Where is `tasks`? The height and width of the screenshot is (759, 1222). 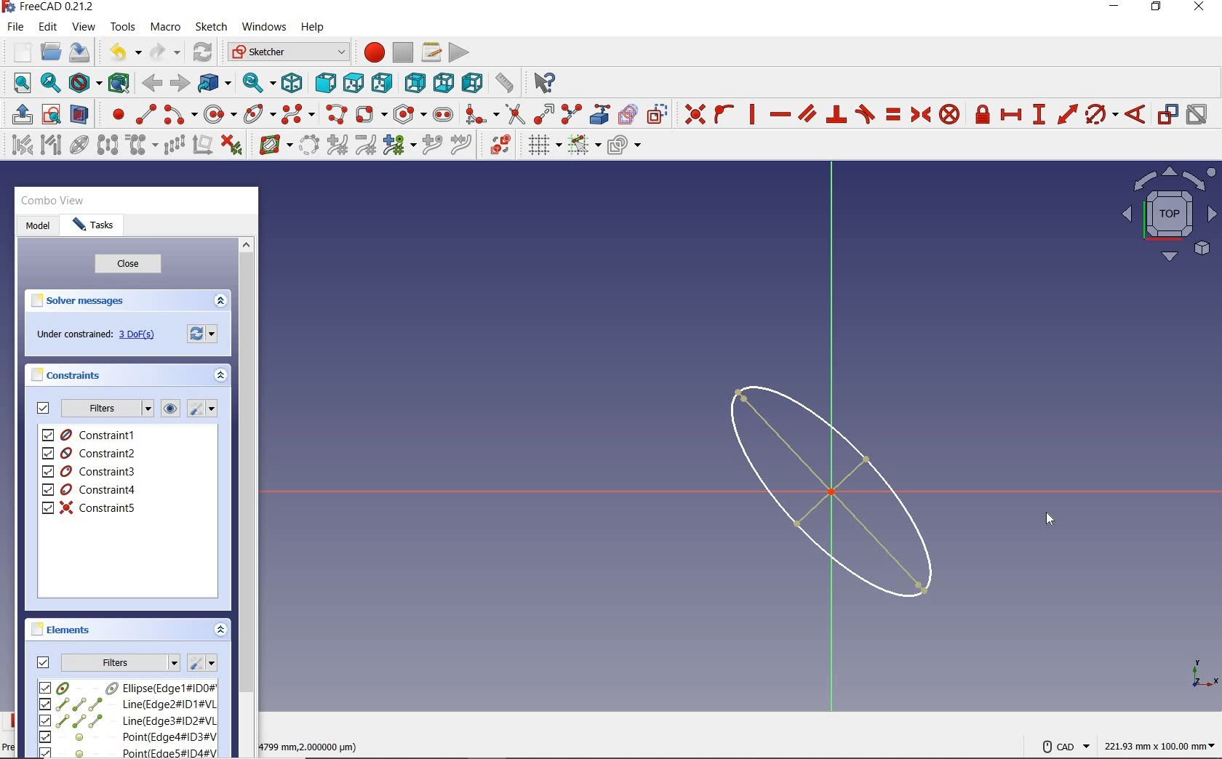
tasks is located at coordinates (94, 226).